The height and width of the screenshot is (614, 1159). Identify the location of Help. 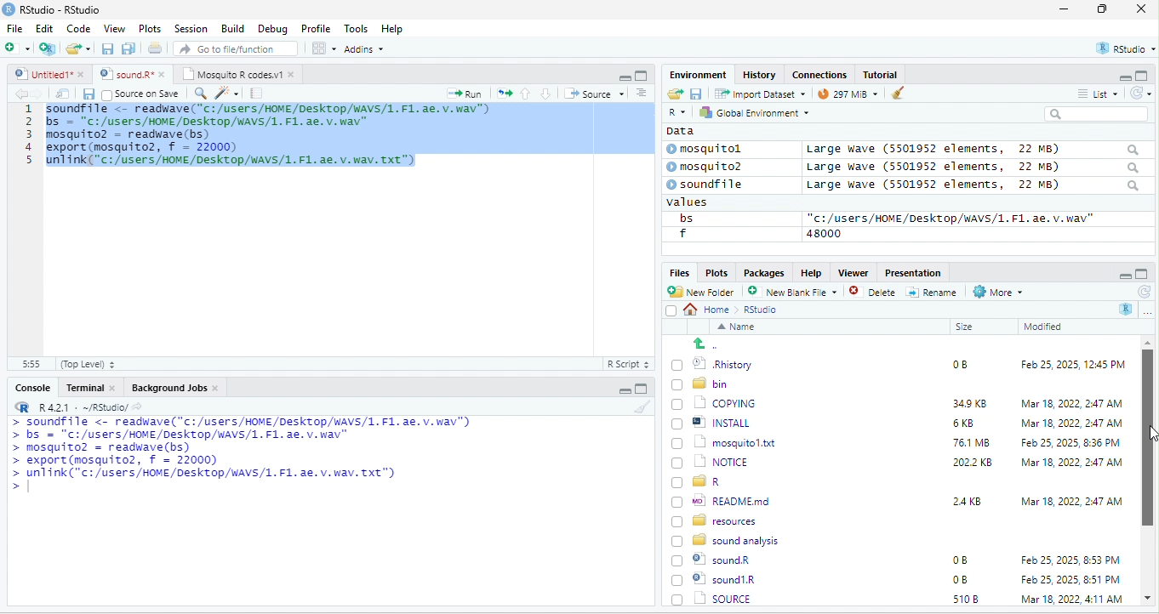
(393, 30).